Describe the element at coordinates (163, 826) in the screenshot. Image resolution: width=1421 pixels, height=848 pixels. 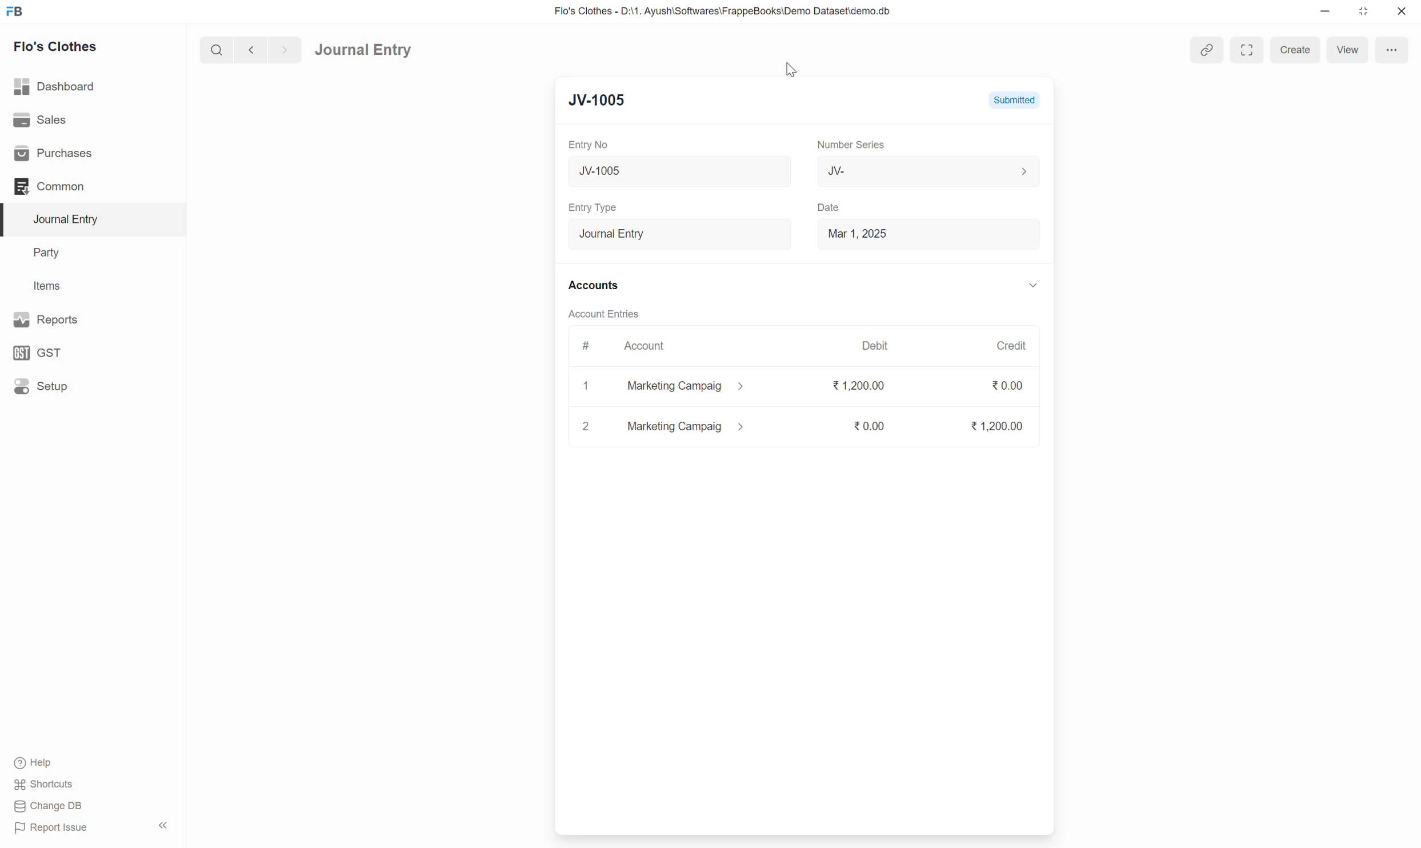
I see `<<` at that location.